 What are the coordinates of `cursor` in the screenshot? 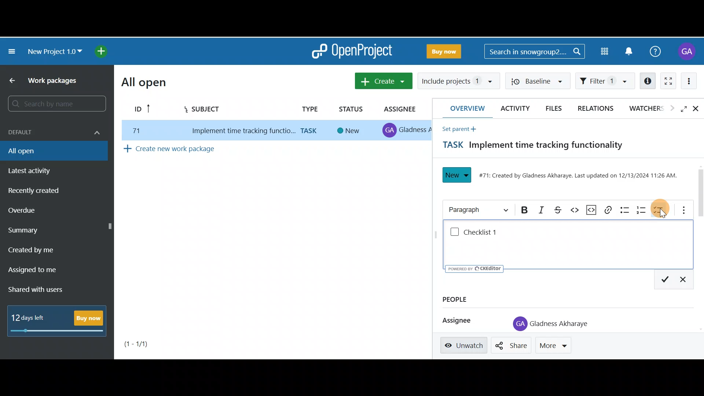 It's located at (663, 213).